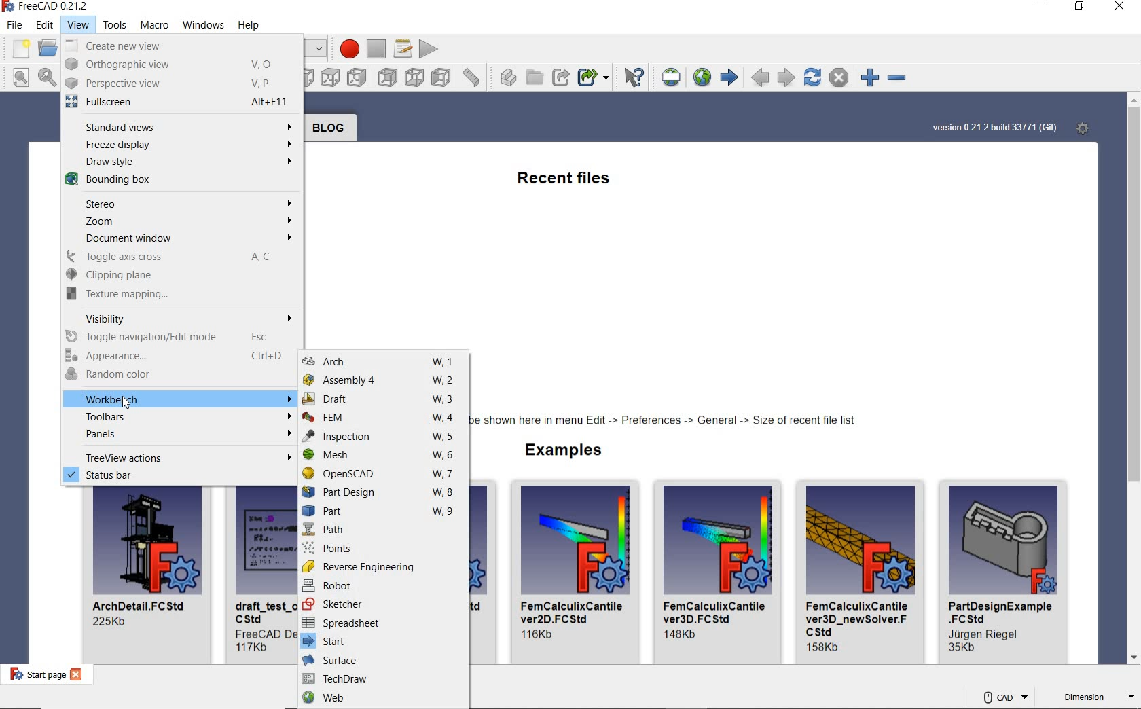  What do you see at coordinates (537, 78) in the screenshot?
I see `create group` at bounding box center [537, 78].